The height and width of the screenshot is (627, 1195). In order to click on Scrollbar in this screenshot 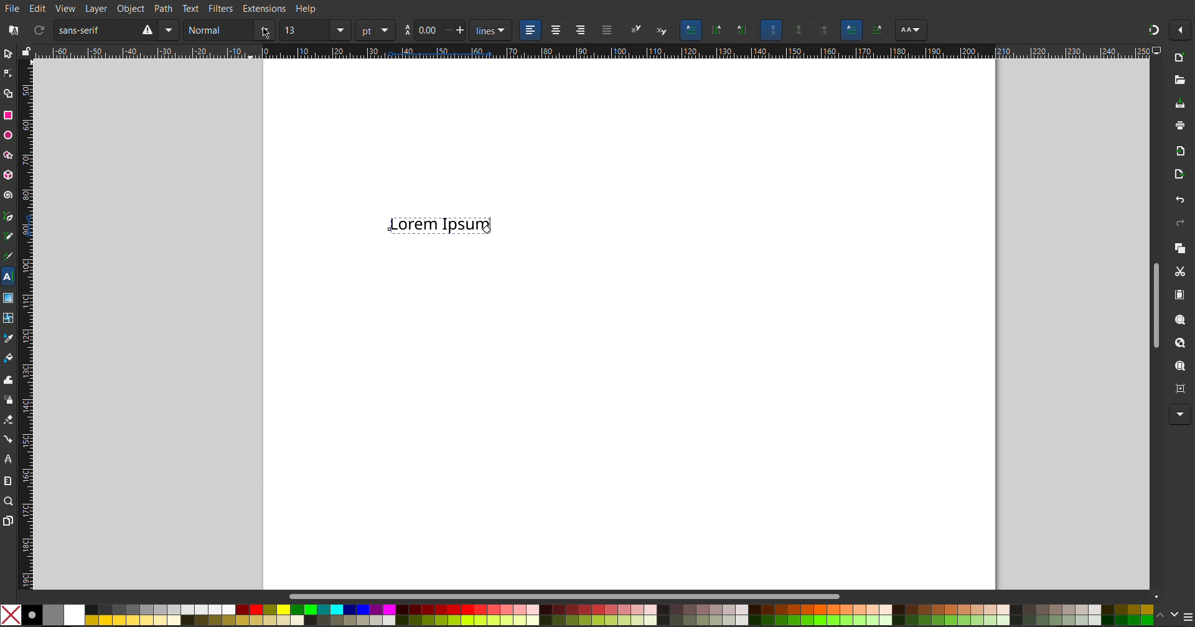, I will do `click(1155, 302)`.